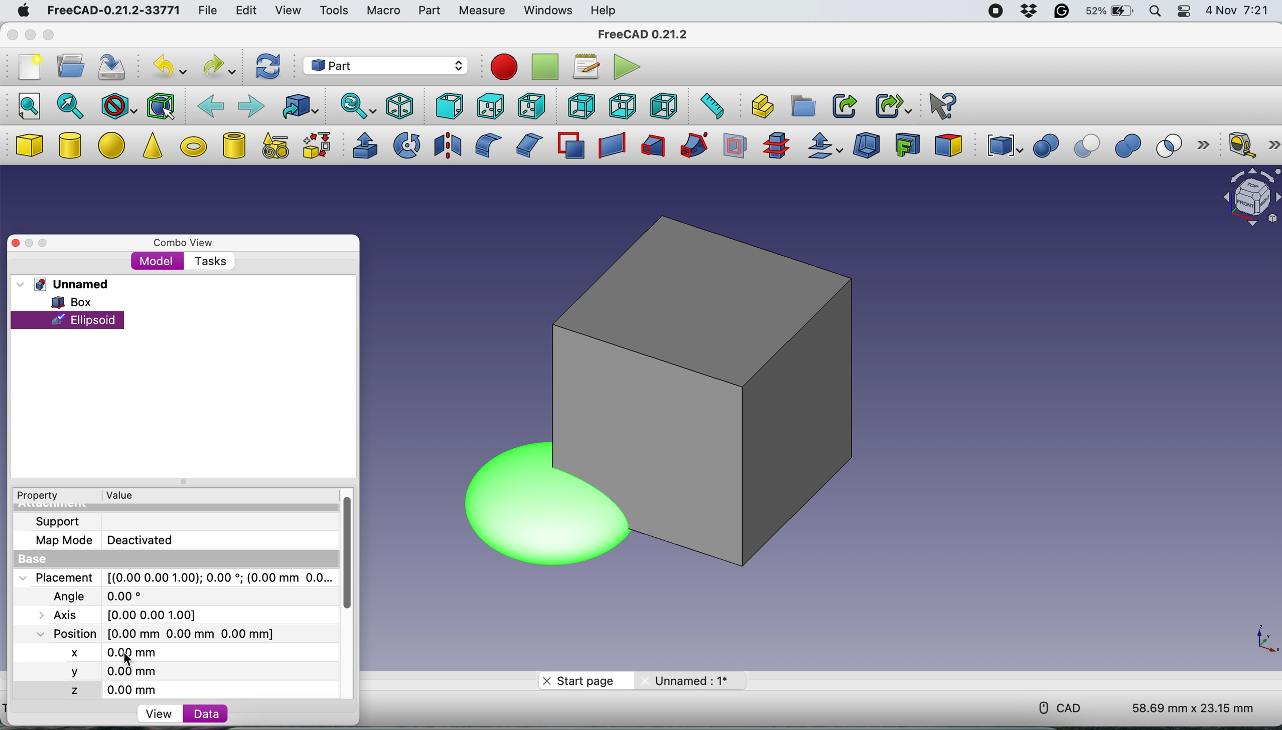 Image resolution: width=1282 pixels, height=730 pixels. I want to click on part, so click(429, 13).